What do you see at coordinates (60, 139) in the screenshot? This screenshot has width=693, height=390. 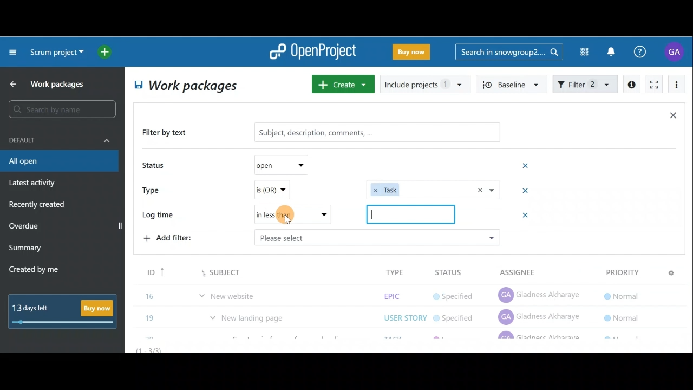 I see `Default` at bounding box center [60, 139].